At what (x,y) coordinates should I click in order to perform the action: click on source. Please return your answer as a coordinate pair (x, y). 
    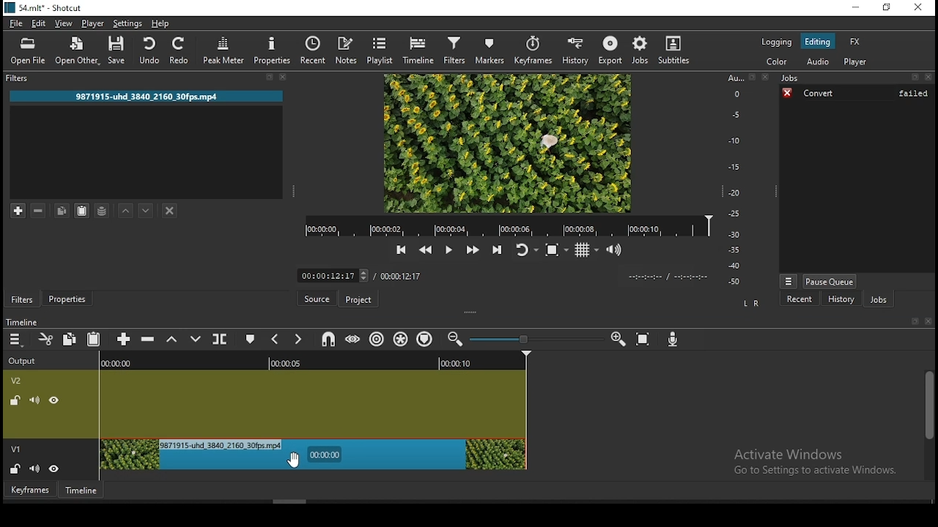
    Looking at the image, I should click on (317, 299).